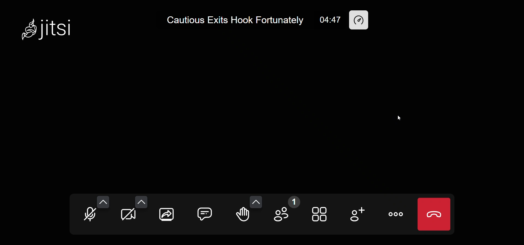 The width and height of the screenshot is (524, 245). I want to click on performance setting, so click(360, 20).